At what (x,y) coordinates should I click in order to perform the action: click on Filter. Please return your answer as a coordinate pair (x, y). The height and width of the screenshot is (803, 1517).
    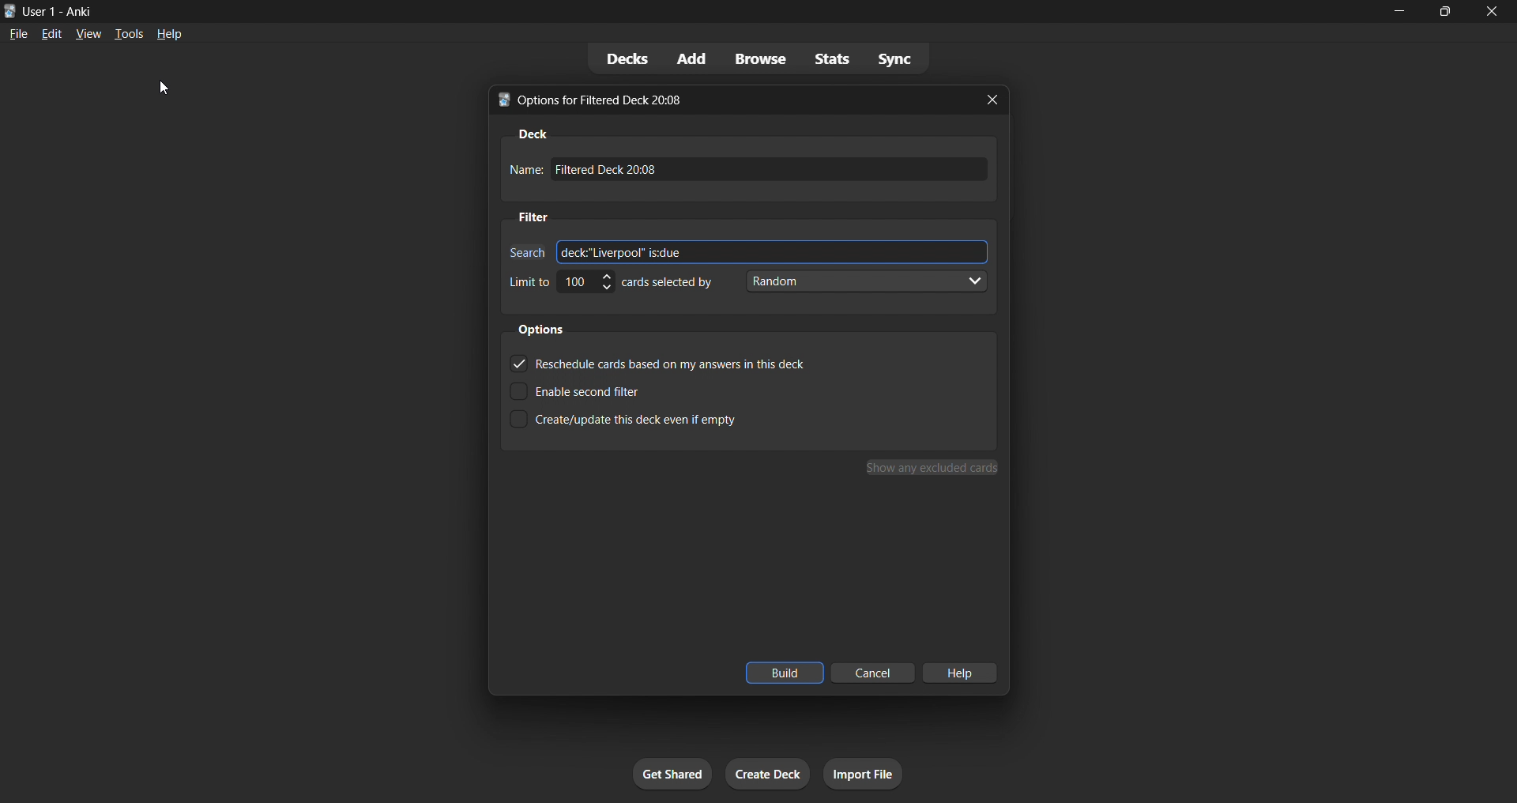
    Looking at the image, I should click on (533, 217).